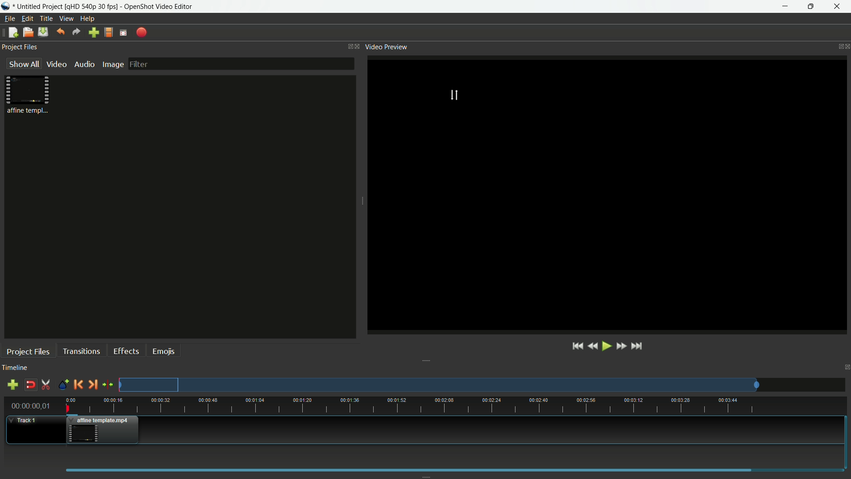 The height and width of the screenshot is (479, 851). What do you see at coordinates (846, 368) in the screenshot?
I see `close timeline` at bounding box center [846, 368].